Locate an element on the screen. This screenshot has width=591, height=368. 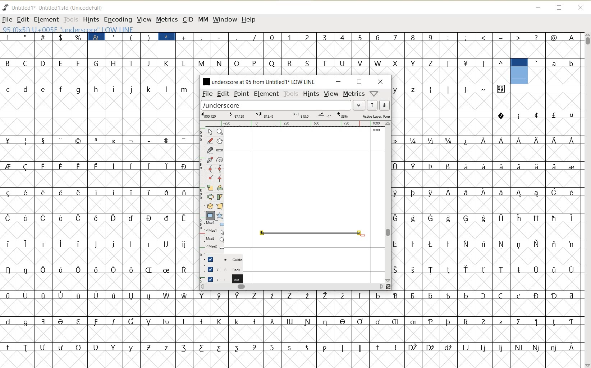
SCROLLBAR is located at coordinates (587, 200).